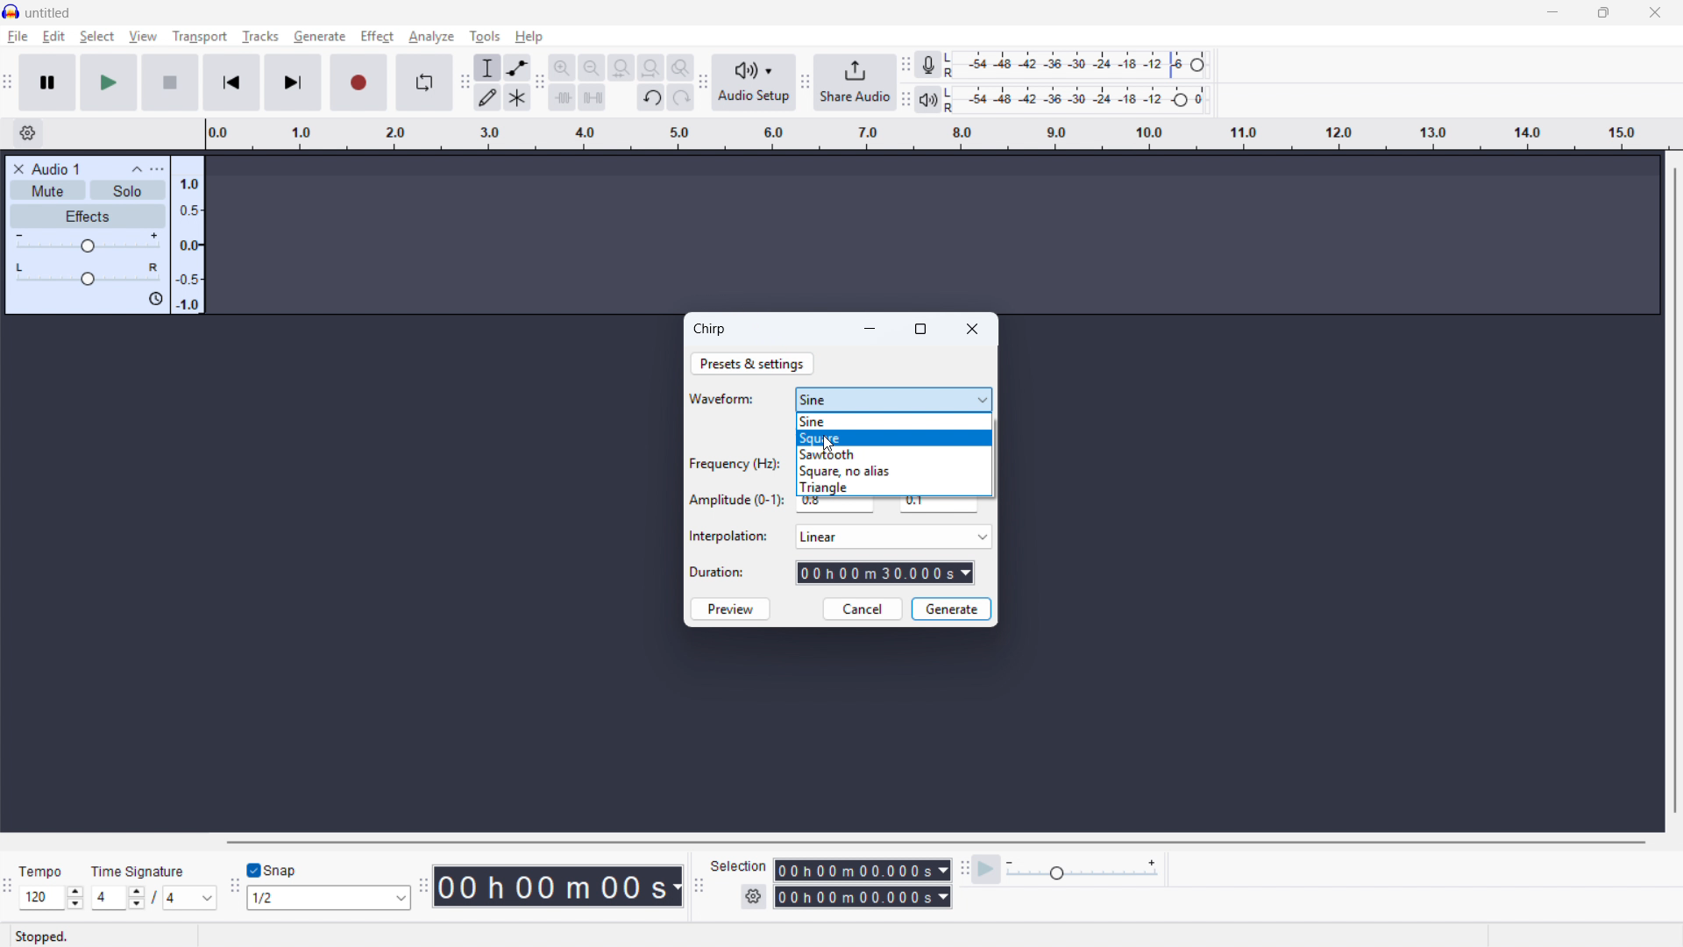 This screenshot has width=1683, height=947. What do you see at coordinates (187, 235) in the screenshot?
I see `Amplitude` at bounding box center [187, 235].